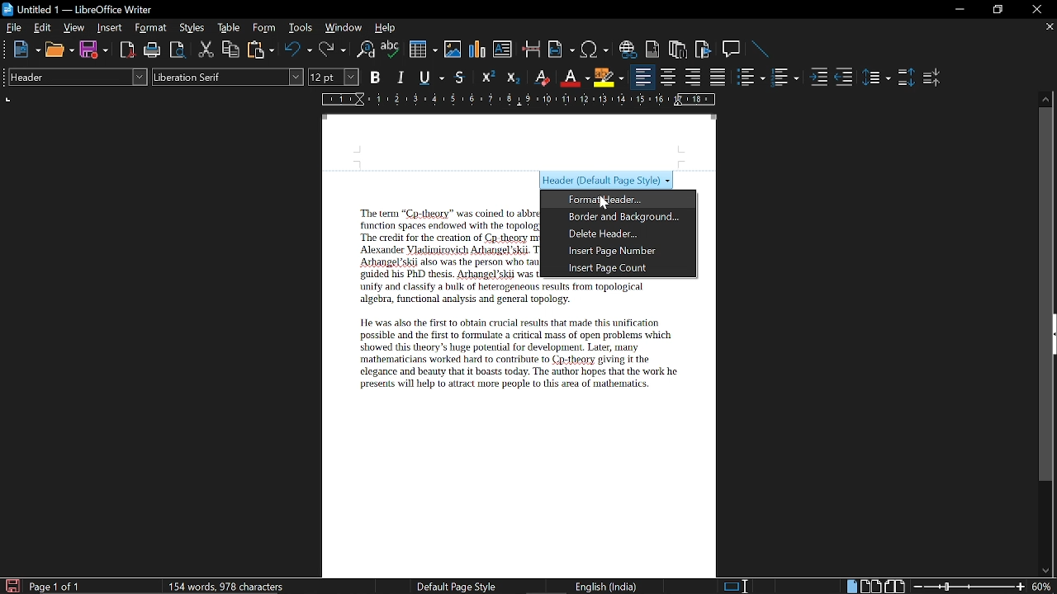 Image resolution: width=1057 pixels, height=594 pixels. I want to click on current page Current page, so click(54, 586).